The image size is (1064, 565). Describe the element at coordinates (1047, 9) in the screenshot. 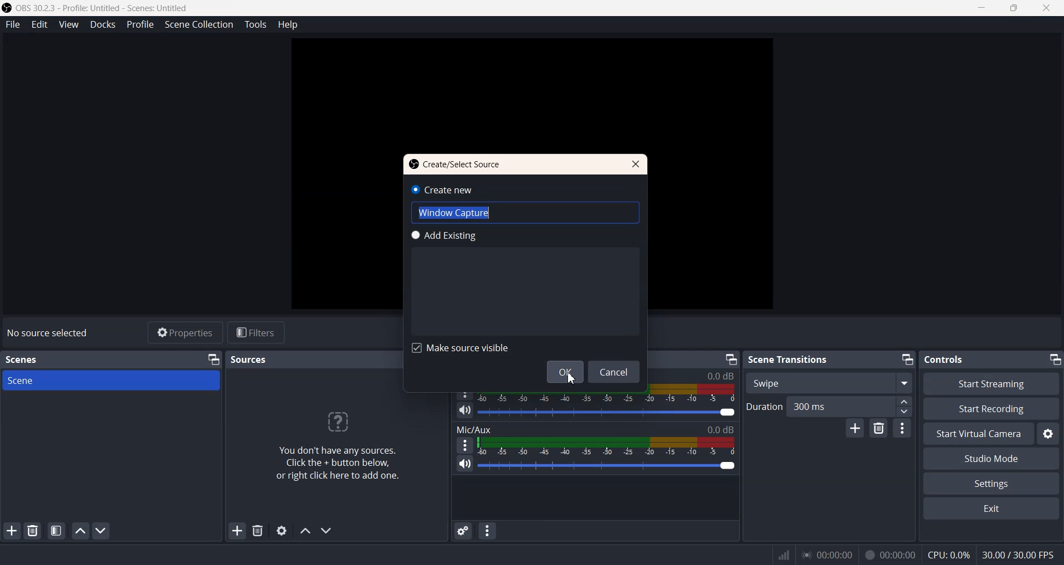

I see `Close` at that location.